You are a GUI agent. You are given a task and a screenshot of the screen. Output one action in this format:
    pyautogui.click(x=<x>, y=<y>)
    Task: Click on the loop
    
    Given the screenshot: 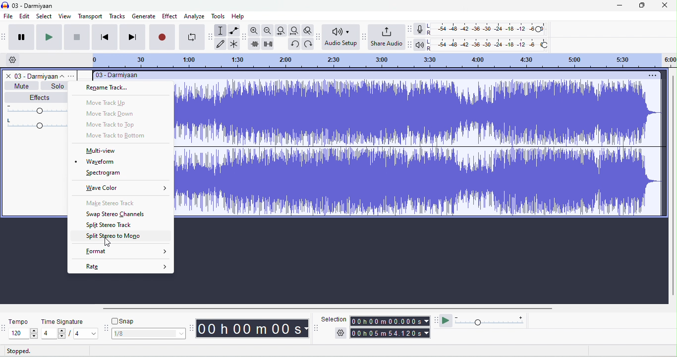 What is the action you would take?
    pyautogui.click(x=191, y=37)
    